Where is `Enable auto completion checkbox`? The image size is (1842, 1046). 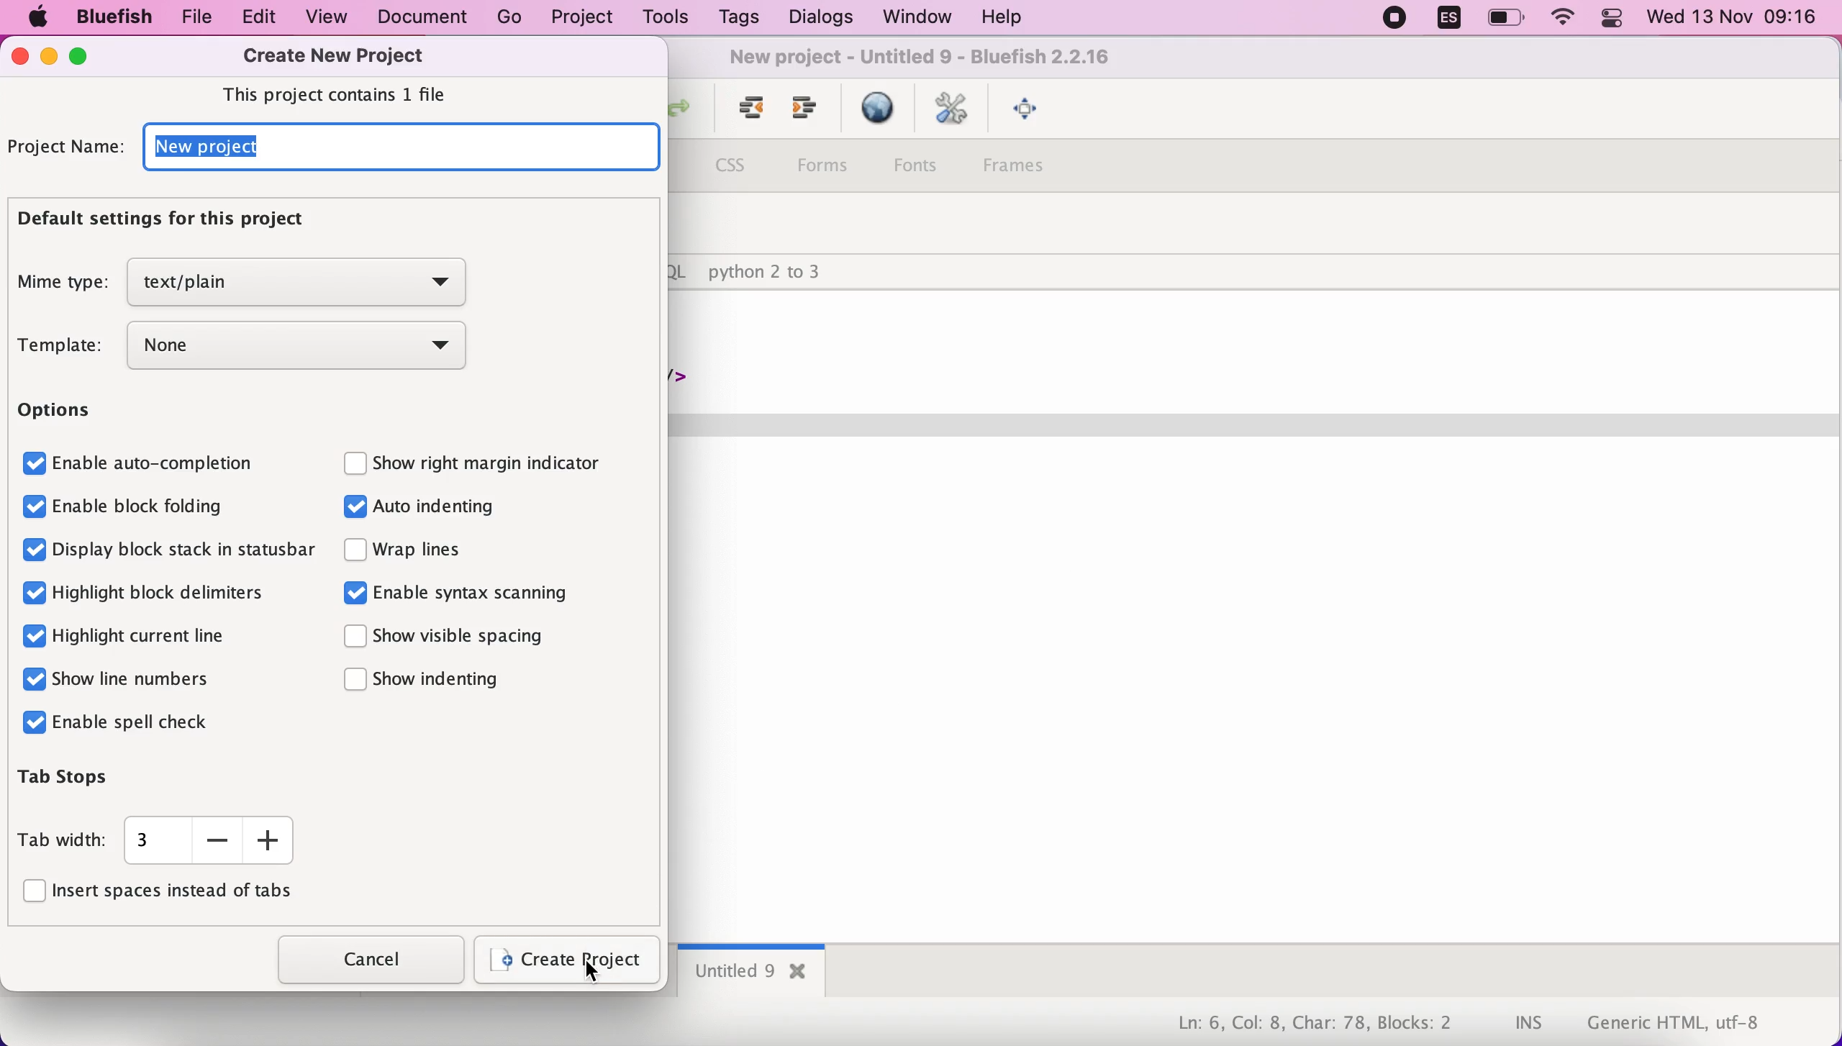
Enable auto completion checkbox is located at coordinates (142, 461).